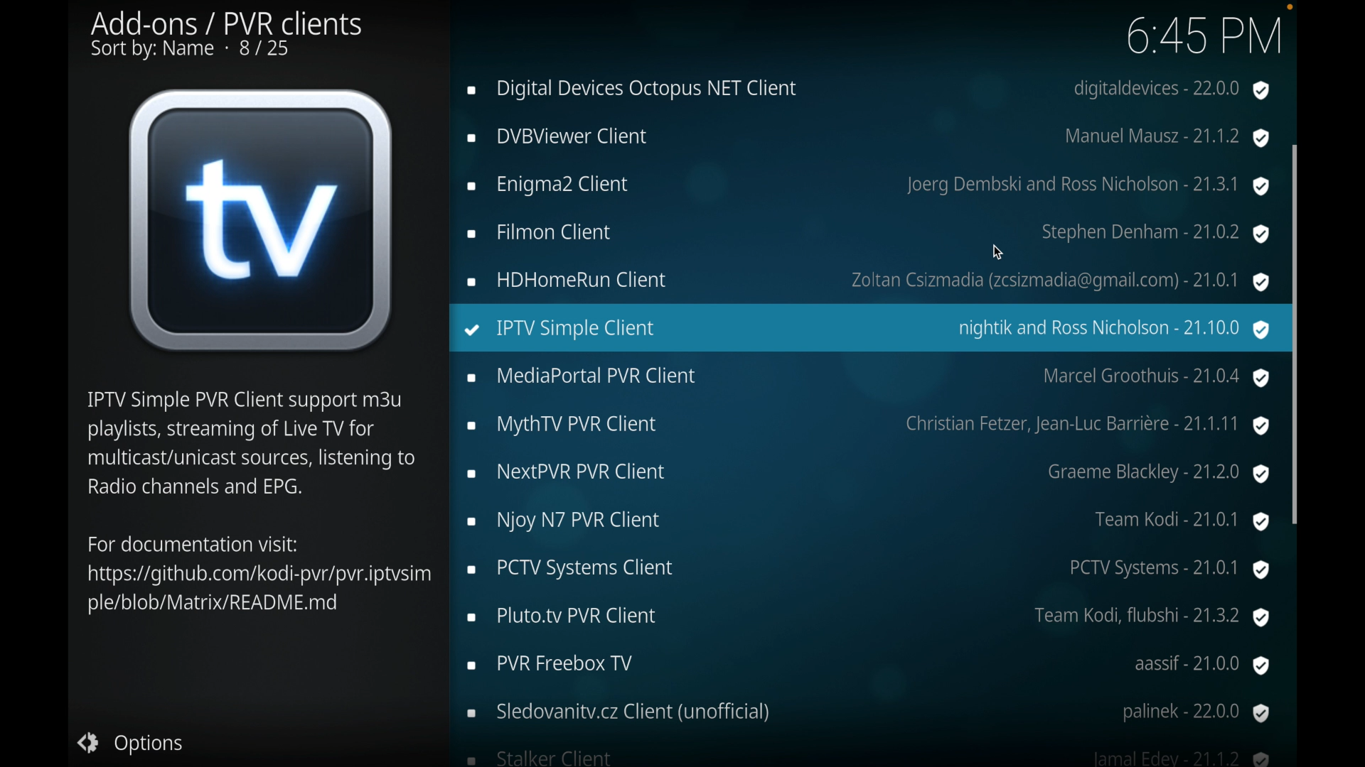 The height and width of the screenshot is (767, 1365). What do you see at coordinates (866, 138) in the screenshot?
I see `Dvbviewer client` at bounding box center [866, 138].